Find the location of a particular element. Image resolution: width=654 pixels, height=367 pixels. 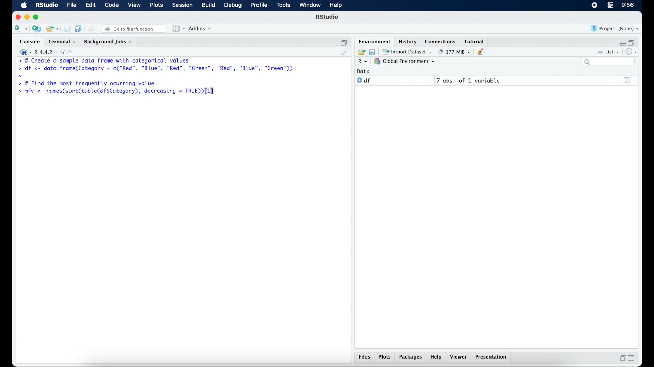

presentation is located at coordinates (493, 357).